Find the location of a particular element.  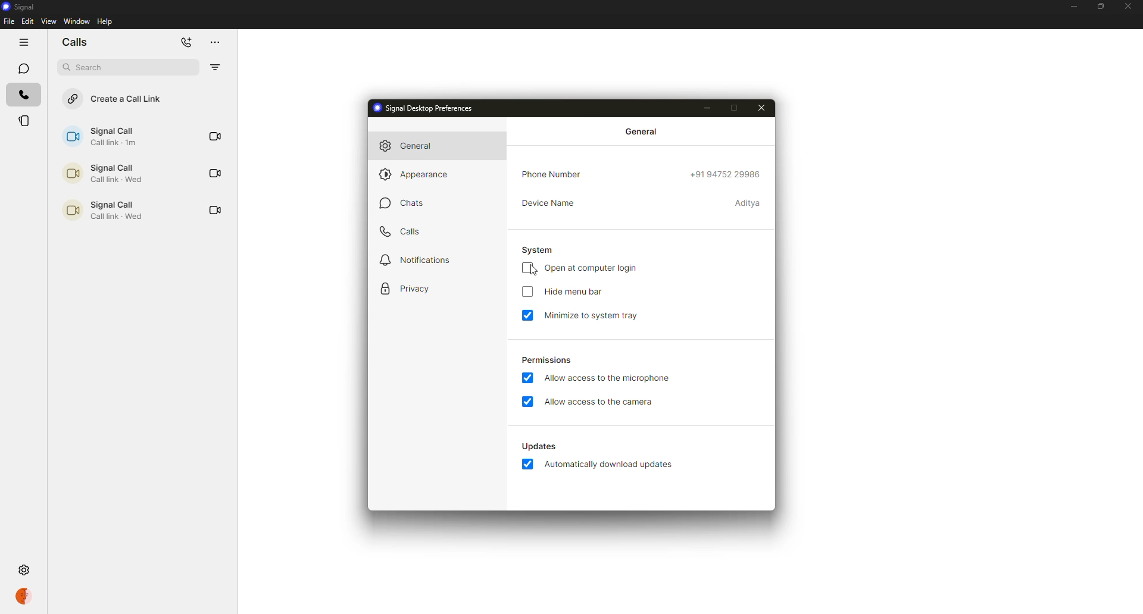

search is located at coordinates (88, 67).